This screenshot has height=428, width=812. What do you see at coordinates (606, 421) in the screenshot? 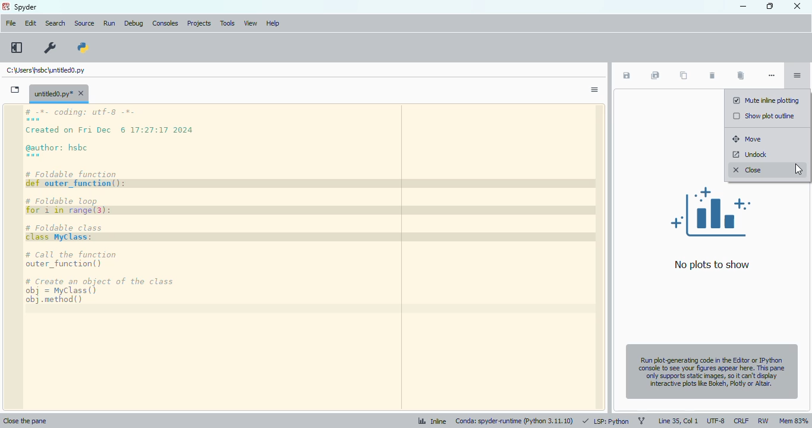
I see `LSP: python` at bounding box center [606, 421].